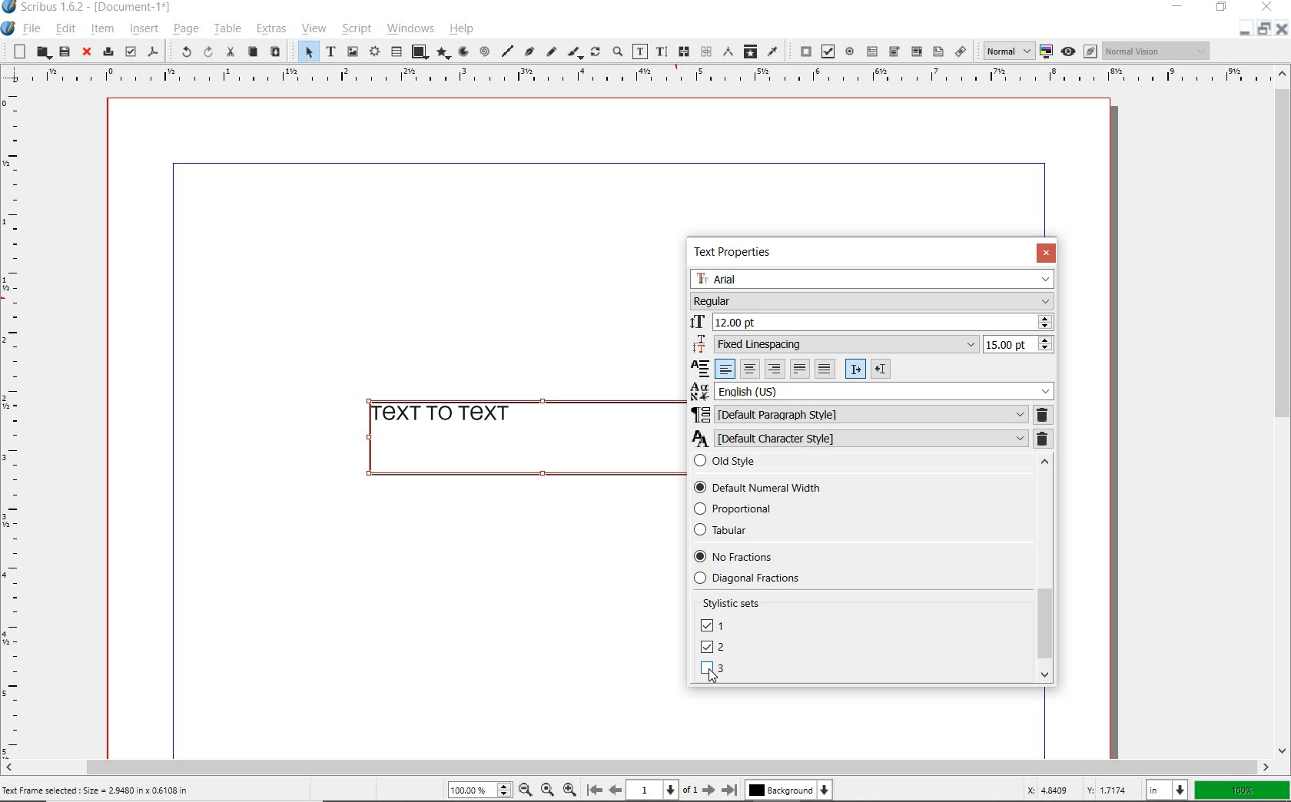 The image size is (1291, 802). What do you see at coordinates (441, 54) in the screenshot?
I see `polygon` at bounding box center [441, 54].